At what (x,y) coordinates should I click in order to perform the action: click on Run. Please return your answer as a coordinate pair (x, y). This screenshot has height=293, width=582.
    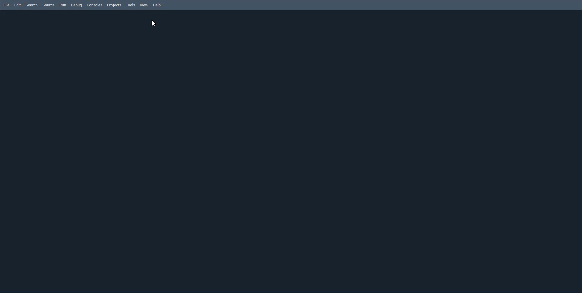
    Looking at the image, I should click on (63, 5).